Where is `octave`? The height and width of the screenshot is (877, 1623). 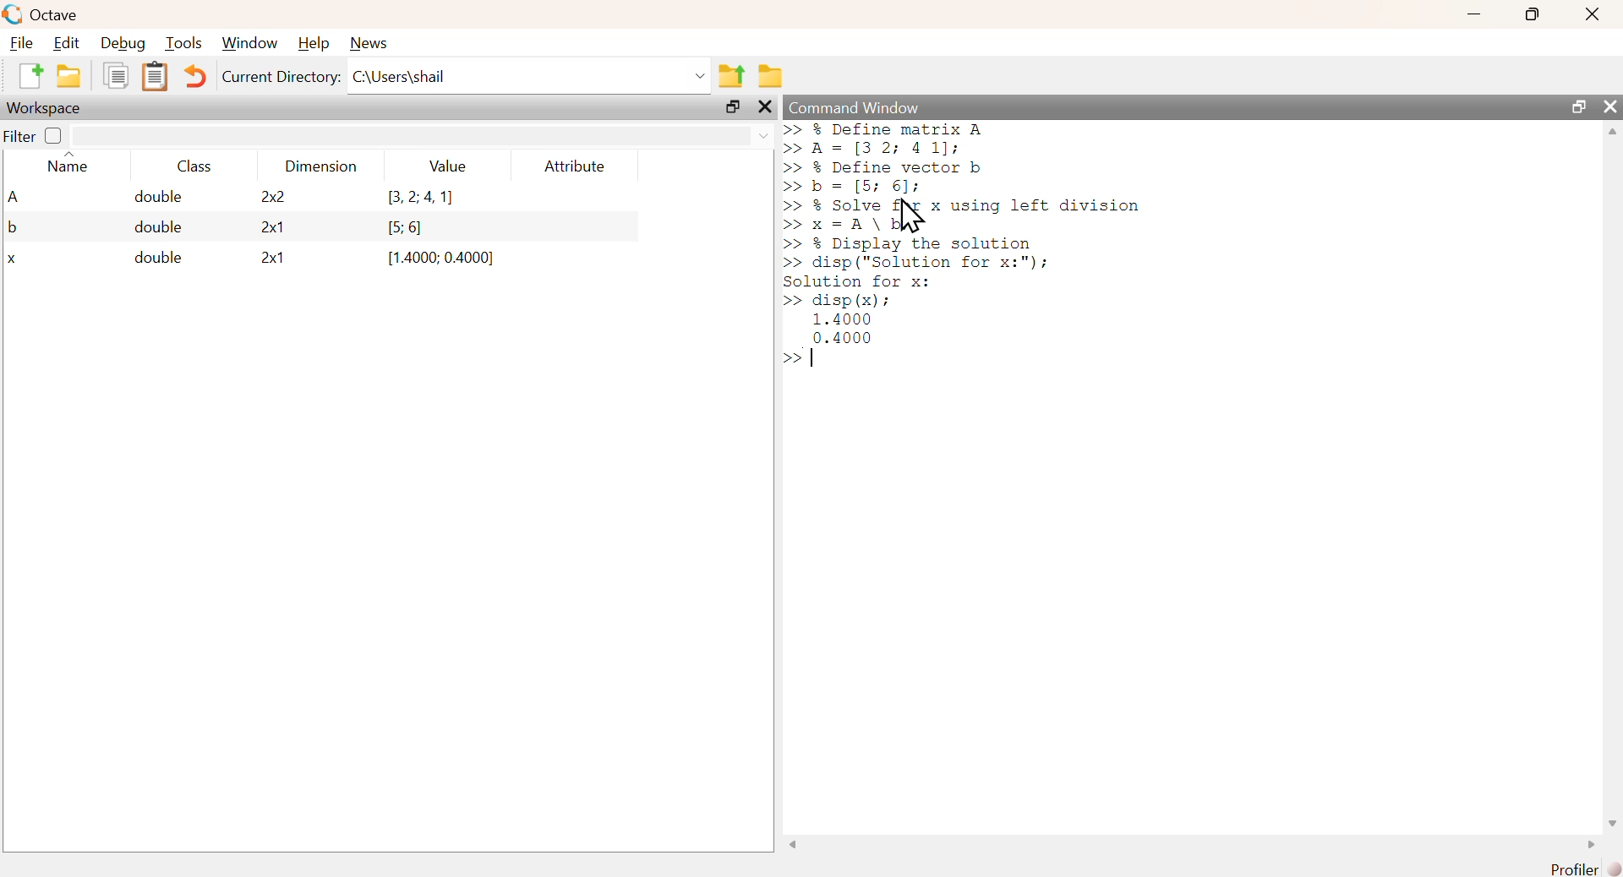 octave is located at coordinates (43, 14).